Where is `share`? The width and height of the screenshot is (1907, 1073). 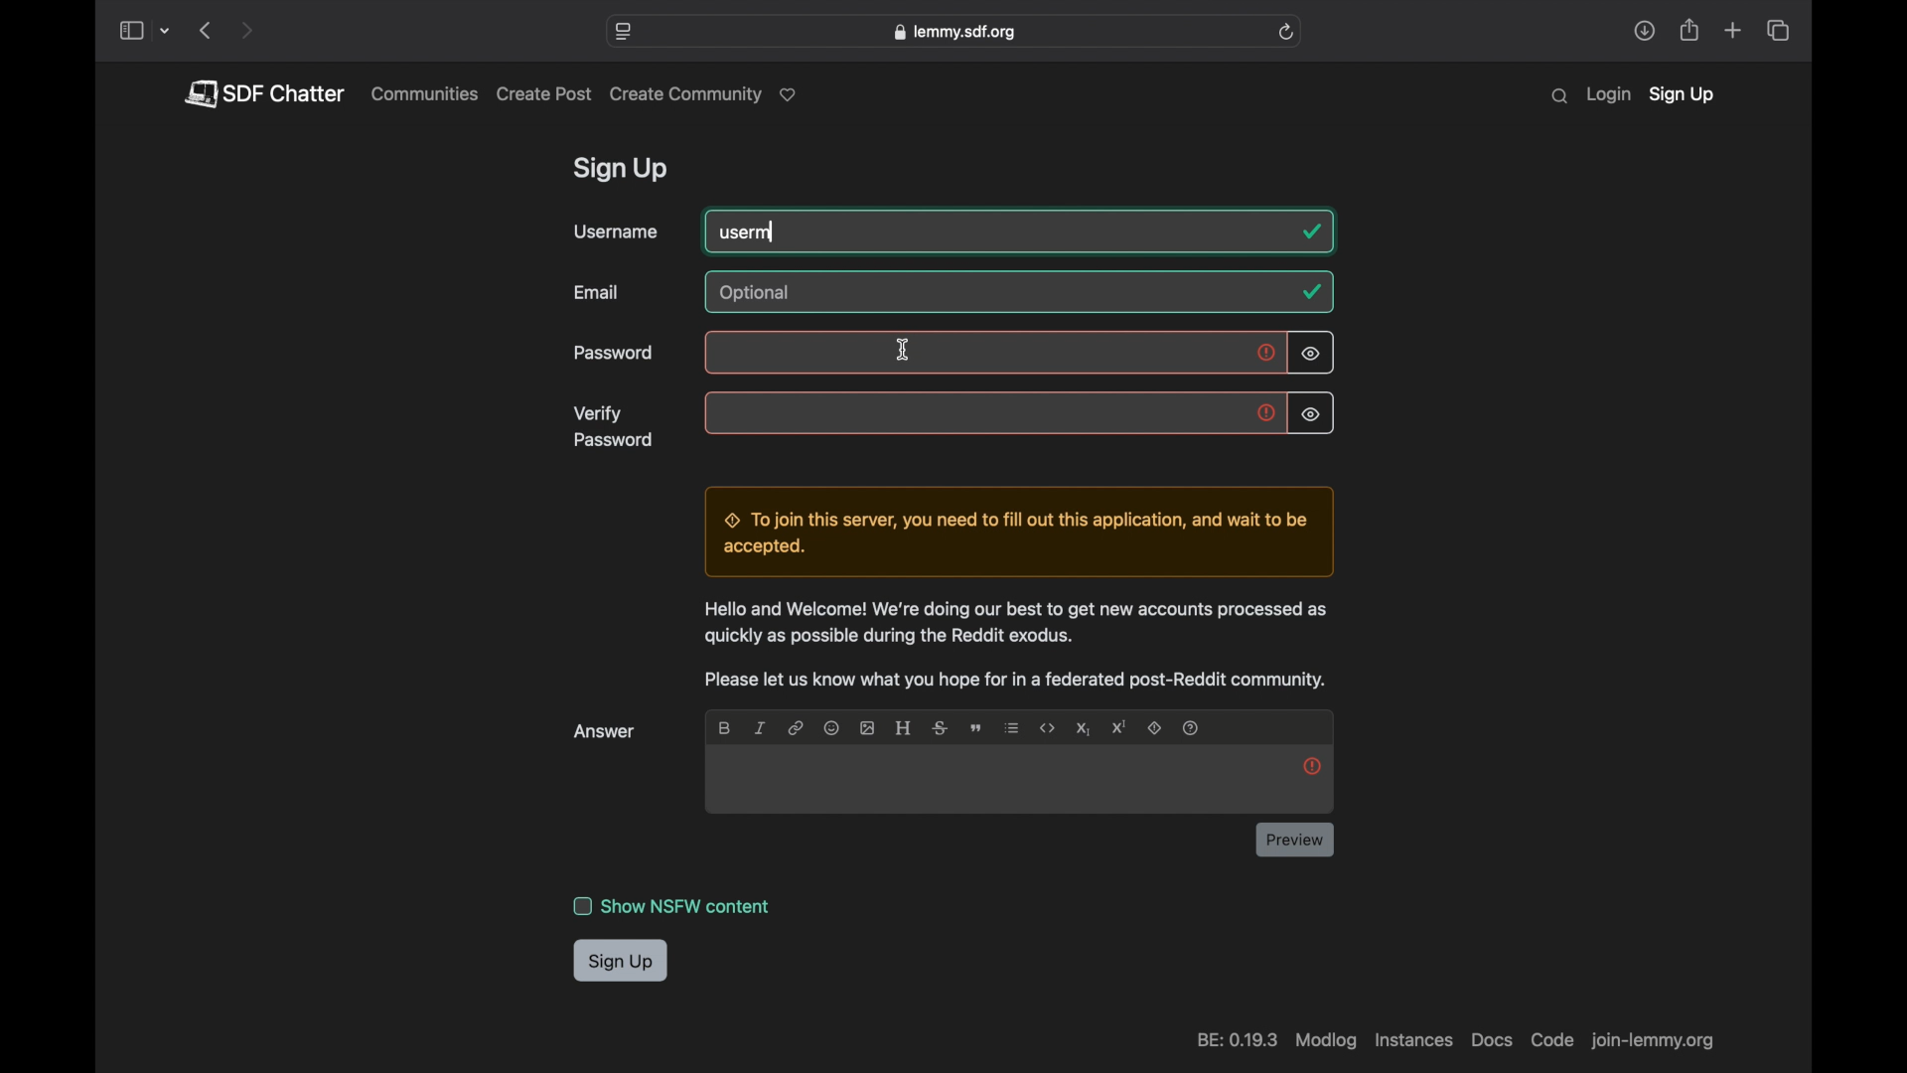
share is located at coordinates (1690, 31).